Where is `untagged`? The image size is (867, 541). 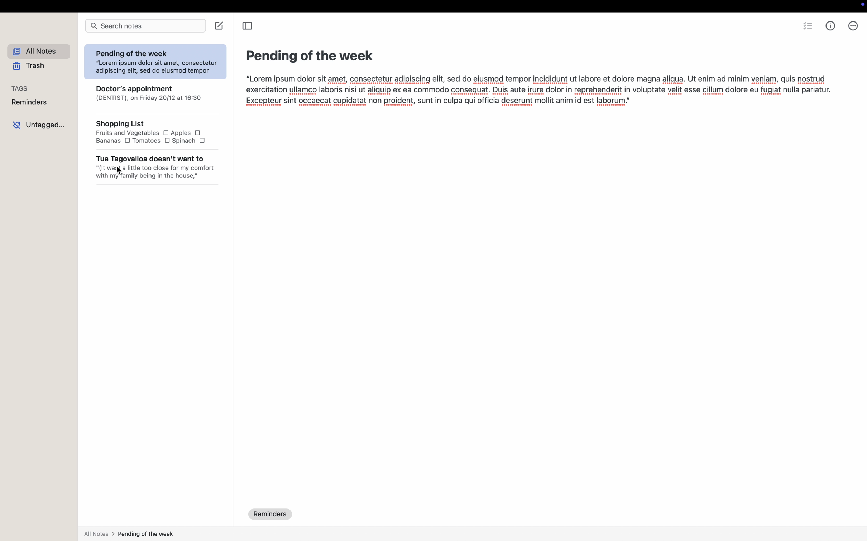
untagged is located at coordinates (39, 125).